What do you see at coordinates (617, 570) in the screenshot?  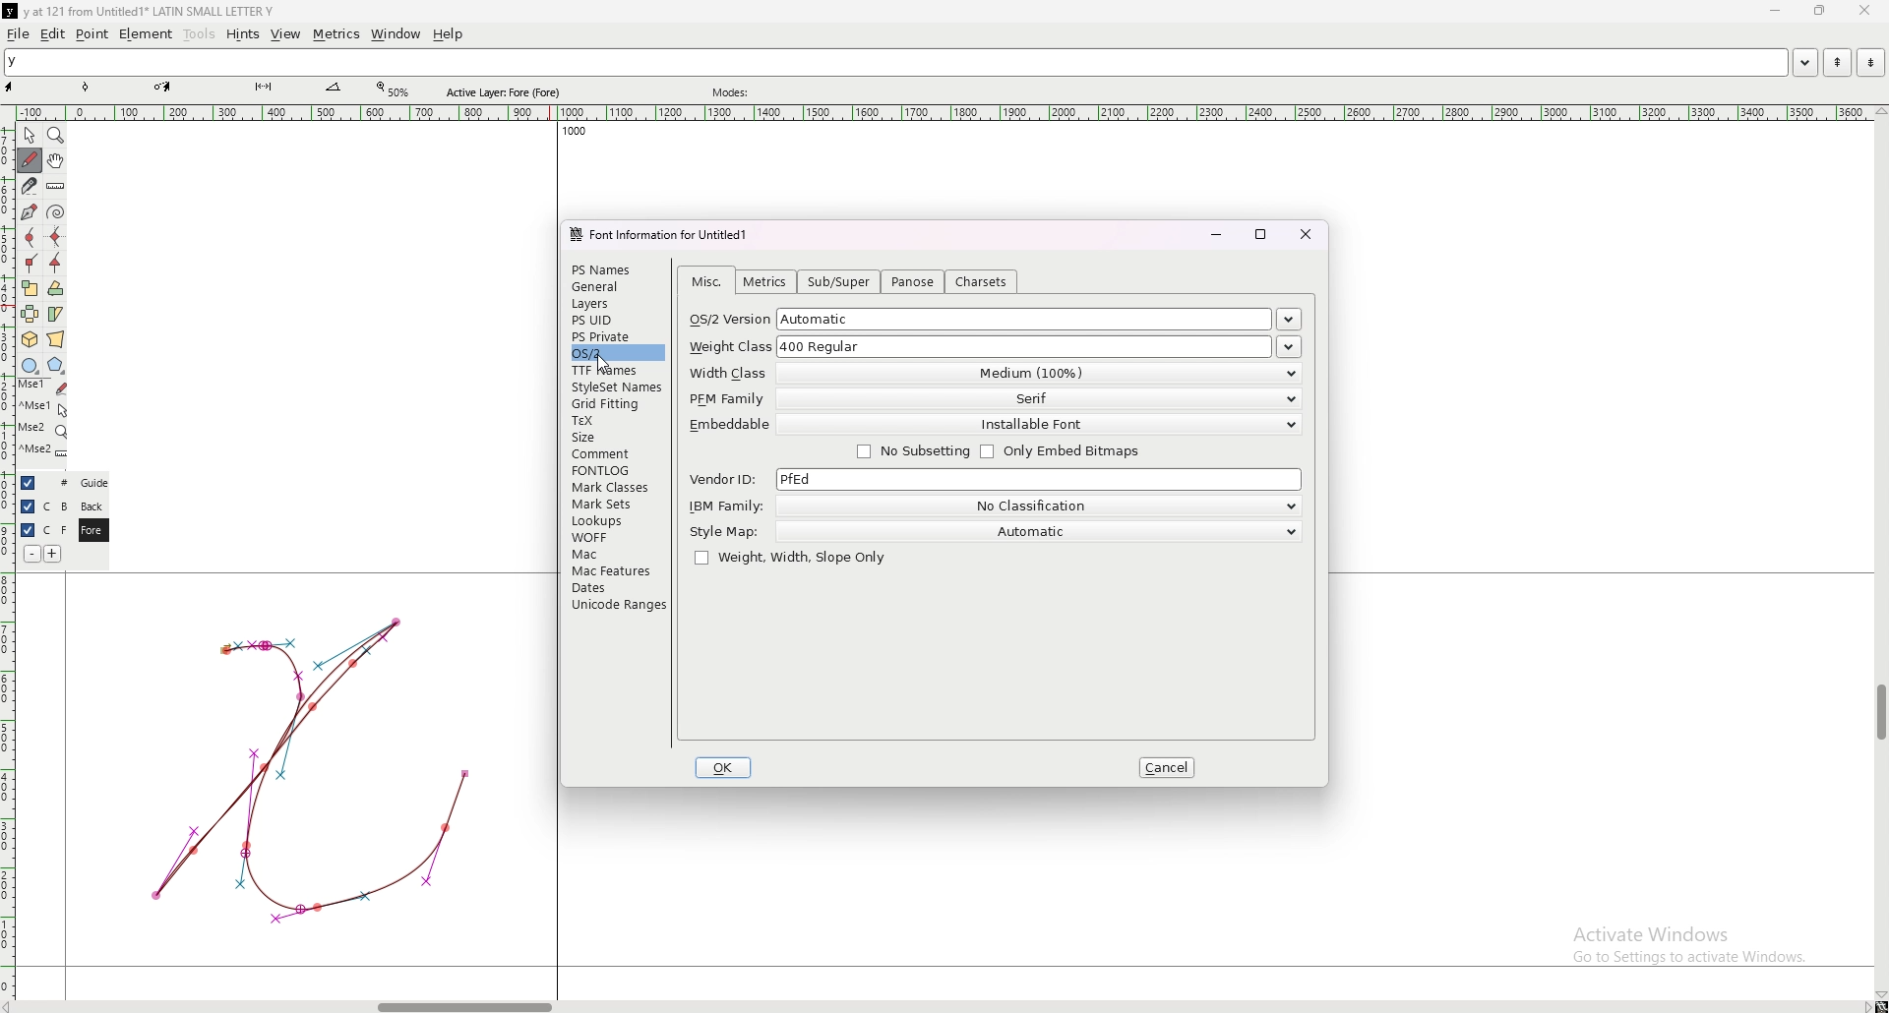 I see `mac features` at bounding box center [617, 570].